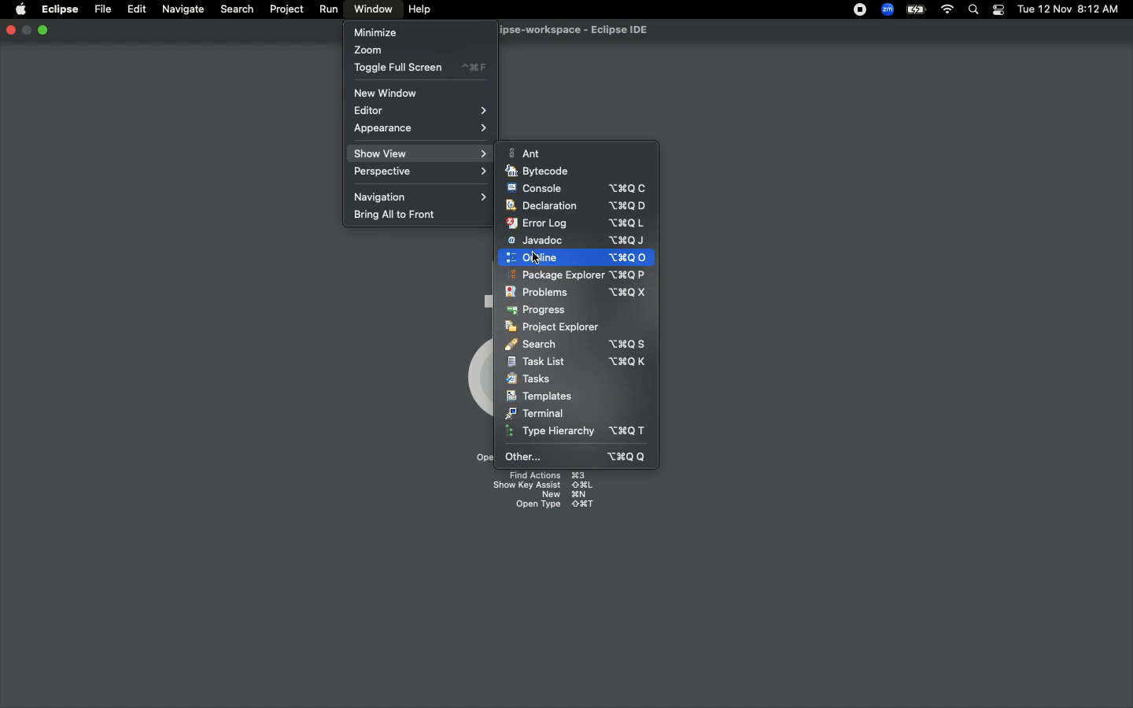 This screenshot has width=1133, height=708. Describe the element at coordinates (326, 9) in the screenshot. I see `Run` at that location.